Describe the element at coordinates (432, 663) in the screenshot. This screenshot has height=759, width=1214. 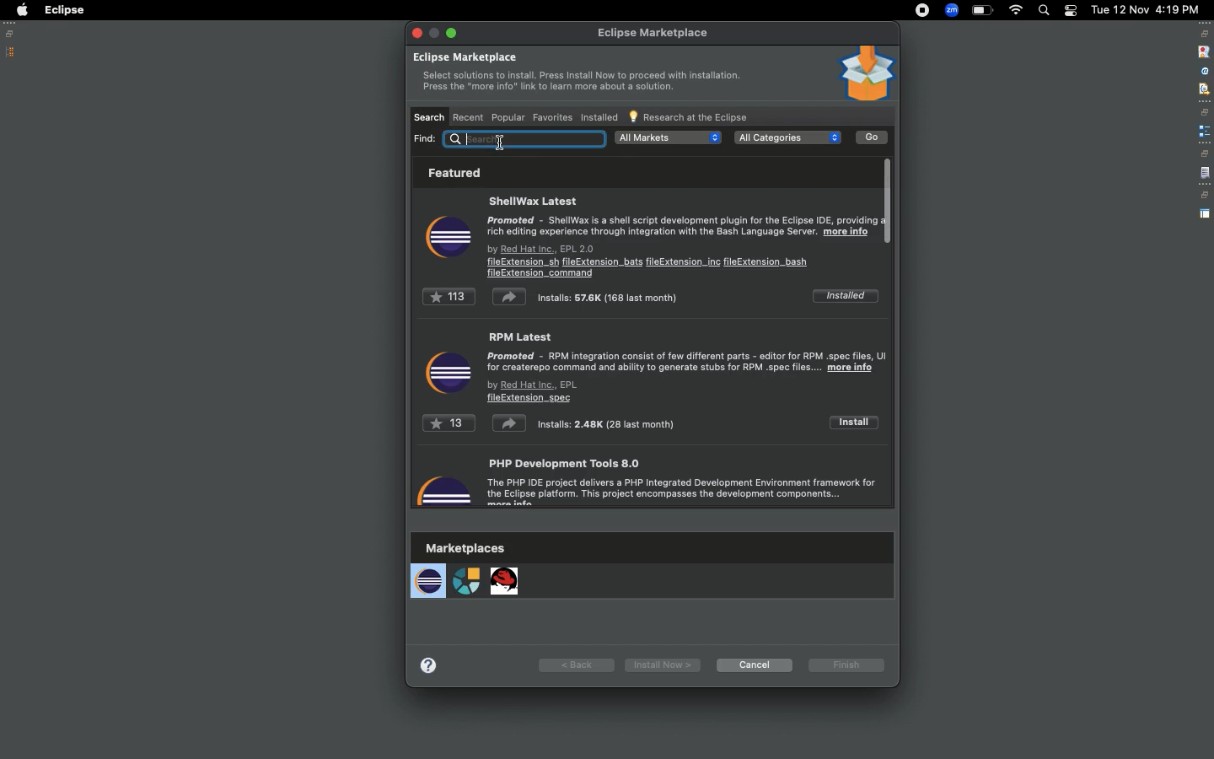
I see `more` at that location.